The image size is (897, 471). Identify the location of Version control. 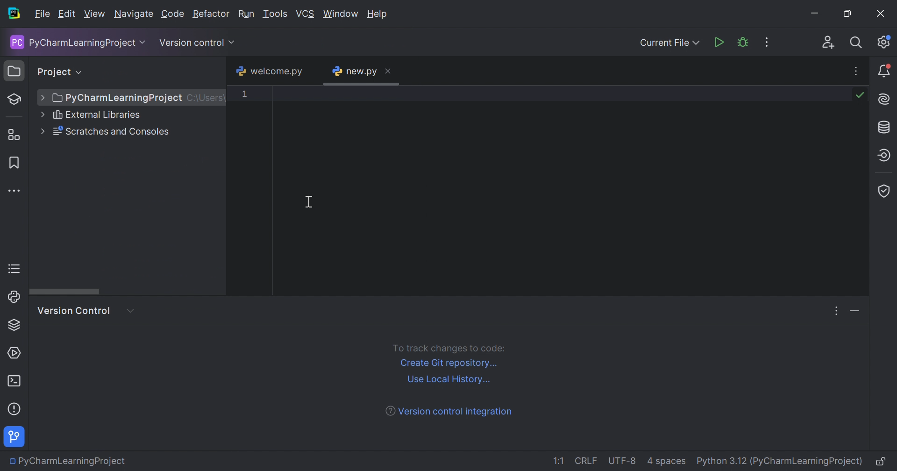
(14, 437).